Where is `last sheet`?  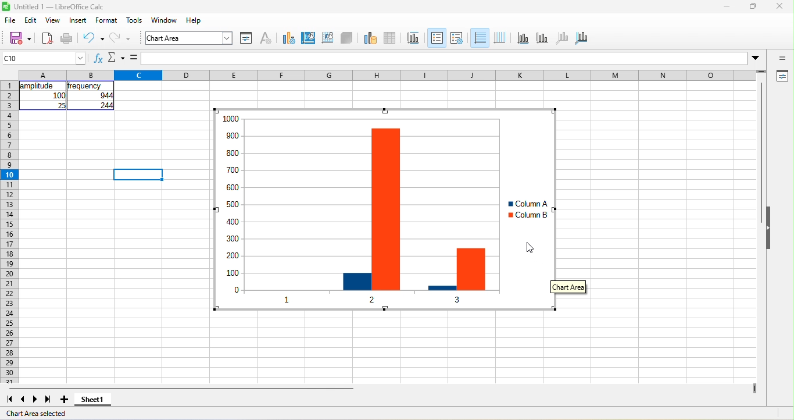 last sheet is located at coordinates (48, 400).